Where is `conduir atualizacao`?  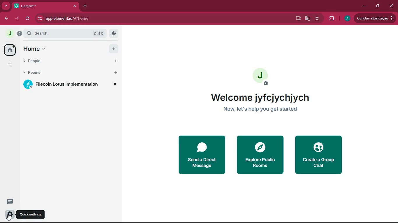 conduir atualizacao is located at coordinates (375, 18).